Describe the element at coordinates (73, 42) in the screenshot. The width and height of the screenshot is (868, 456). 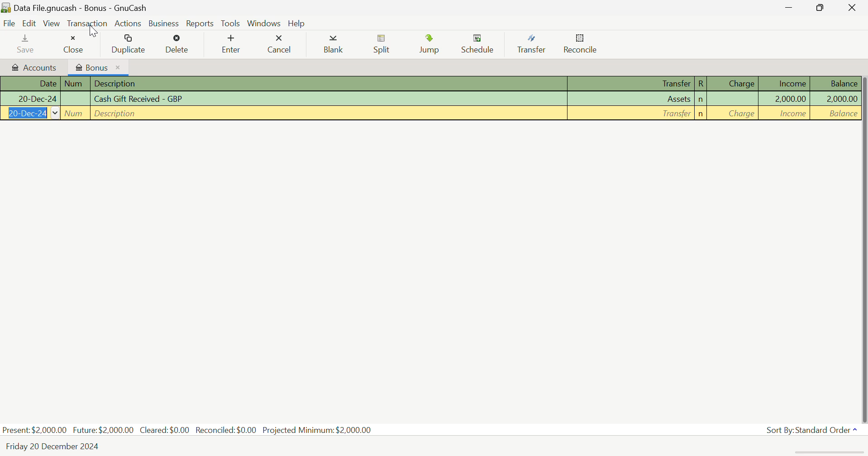
I see `Close` at that location.